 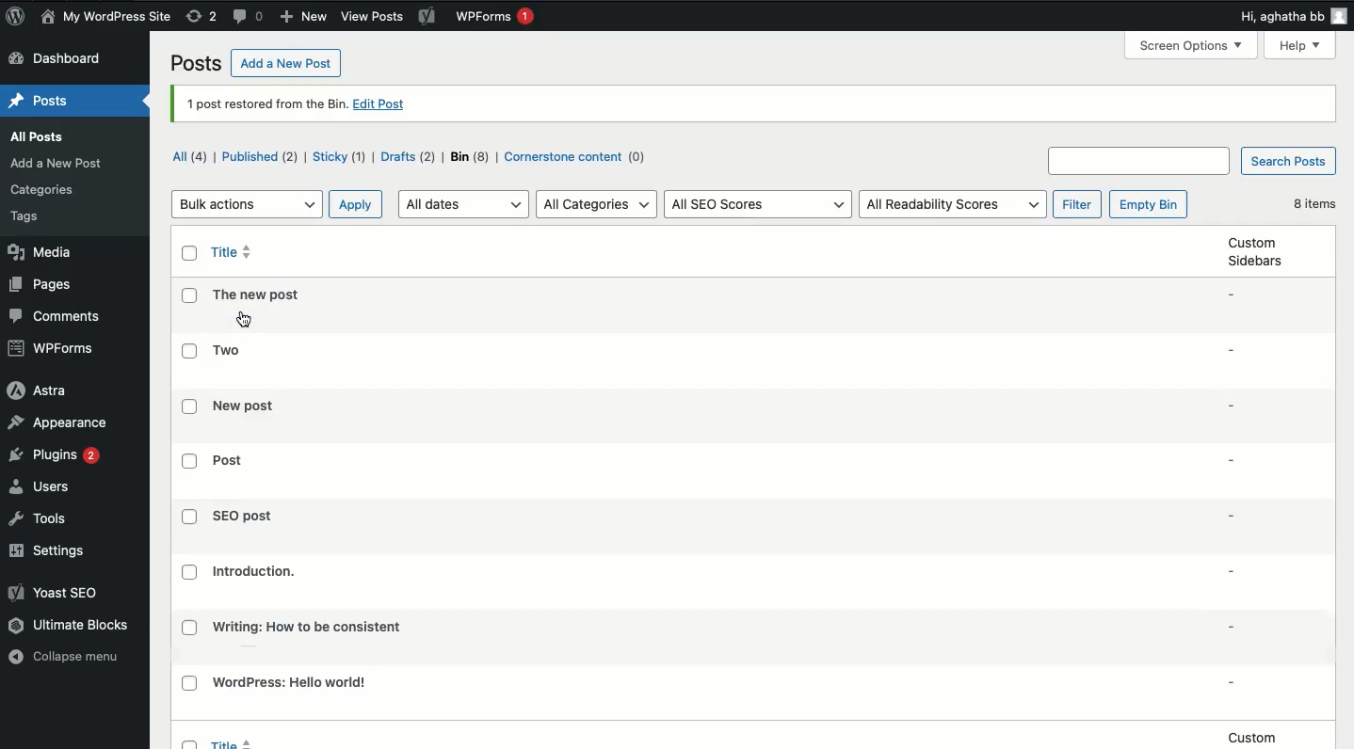 What do you see at coordinates (760, 204) in the screenshot?
I see `All SEO scores` at bounding box center [760, 204].